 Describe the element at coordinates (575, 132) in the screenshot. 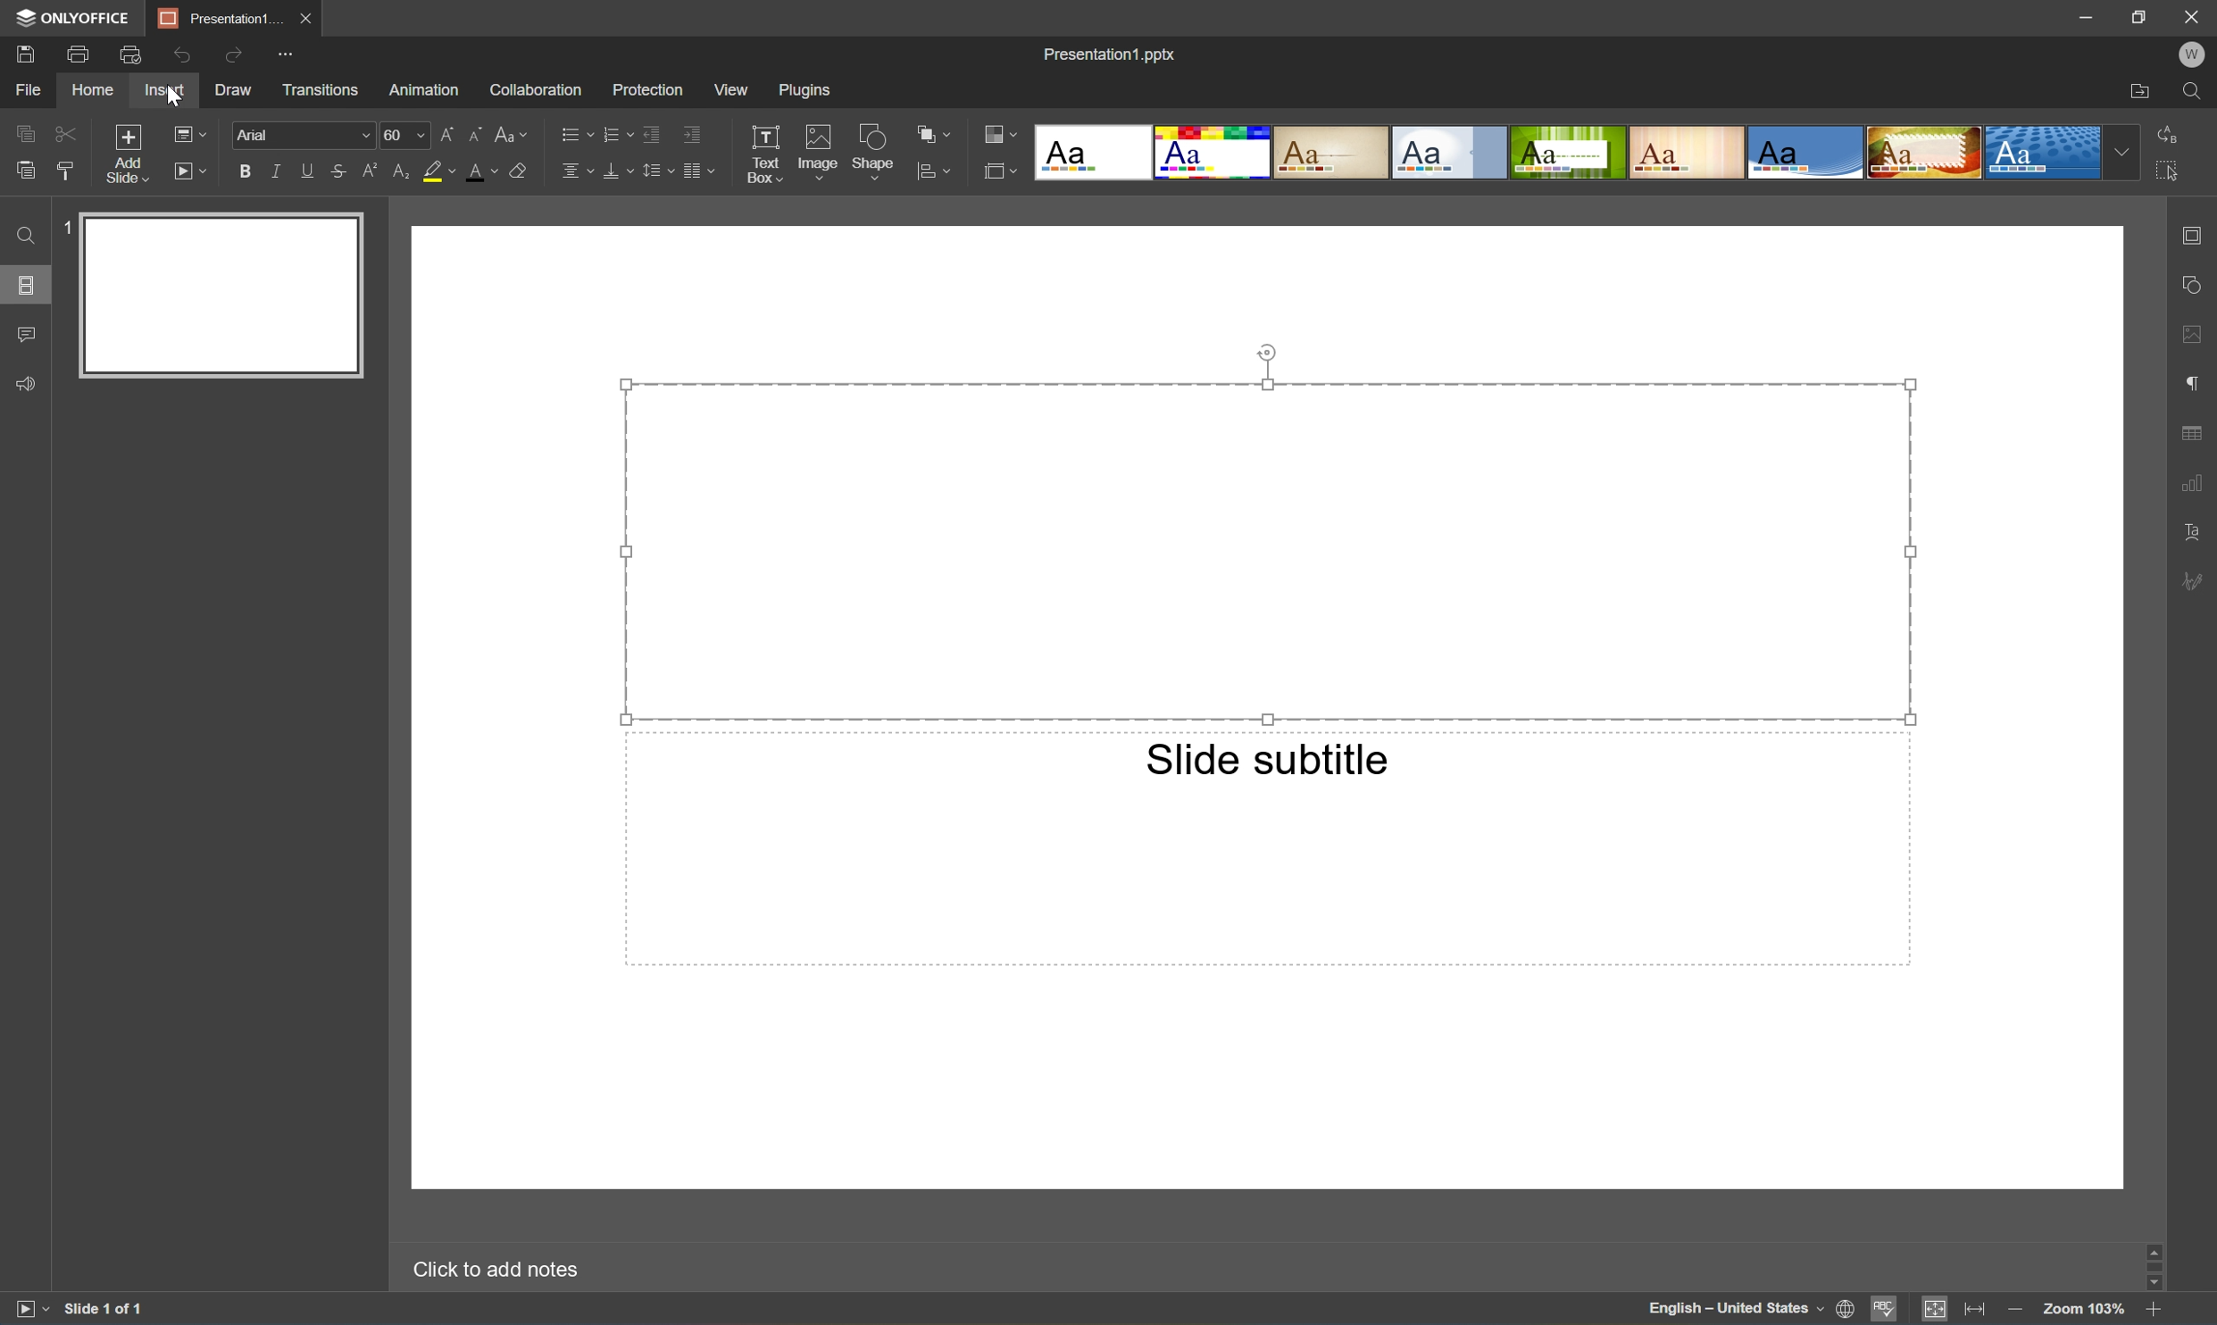

I see `Bullets` at that location.